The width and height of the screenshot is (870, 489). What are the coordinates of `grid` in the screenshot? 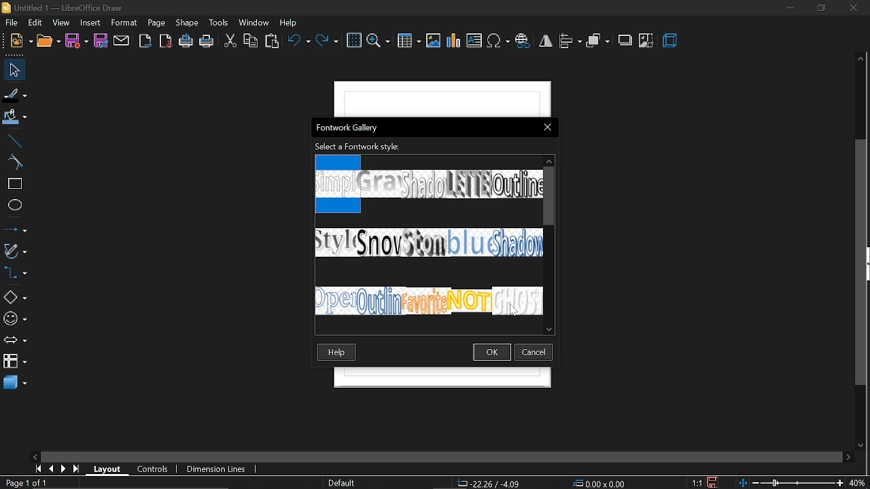 It's located at (354, 41).